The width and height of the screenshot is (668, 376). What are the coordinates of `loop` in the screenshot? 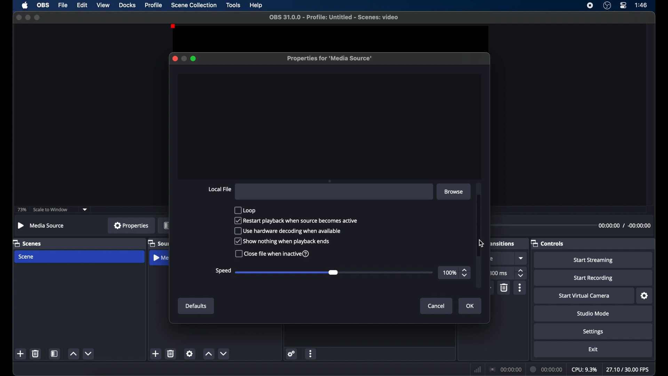 It's located at (245, 210).